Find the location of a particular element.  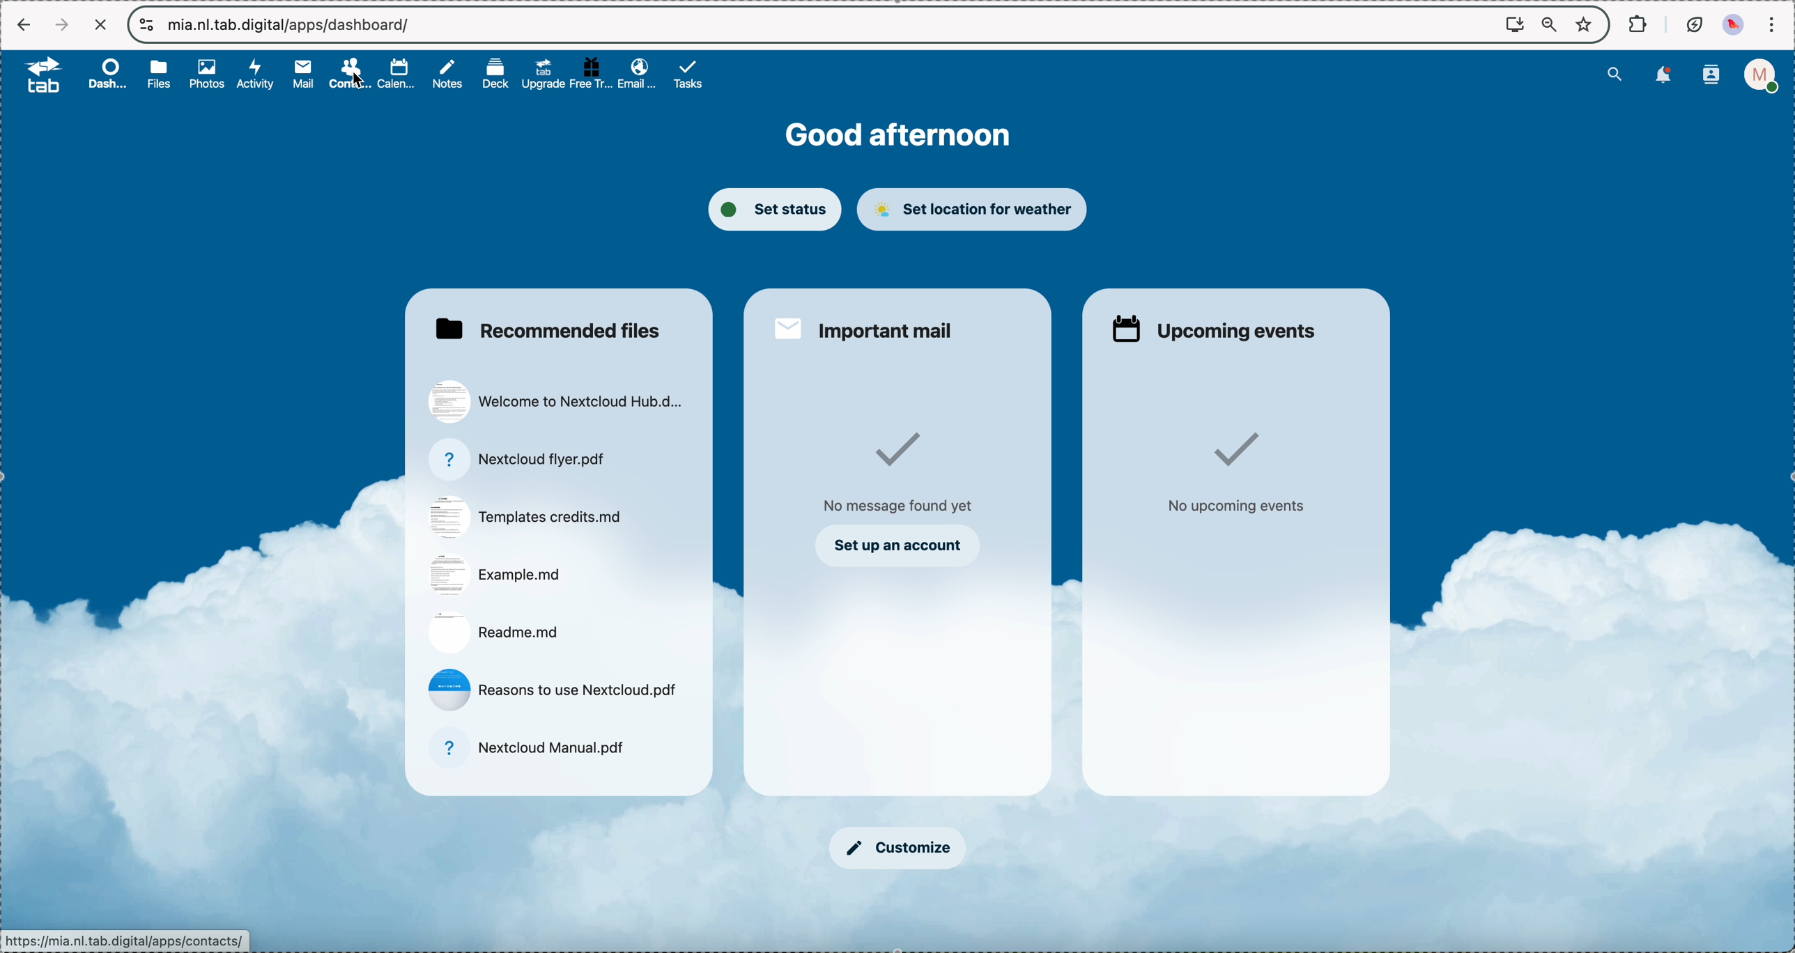

customize button is located at coordinates (897, 848).